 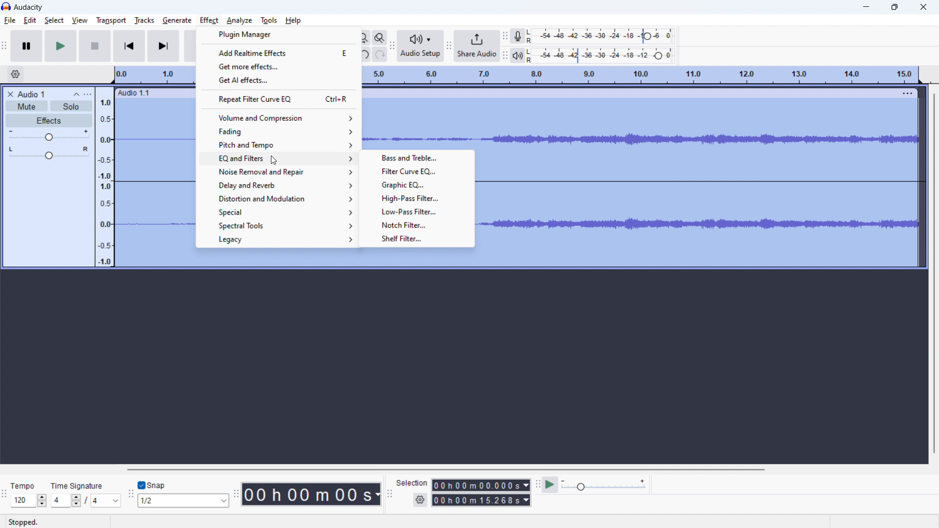 What do you see at coordinates (389, 493) in the screenshot?
I see `selection toolbar` at bounding box center [389, 493].